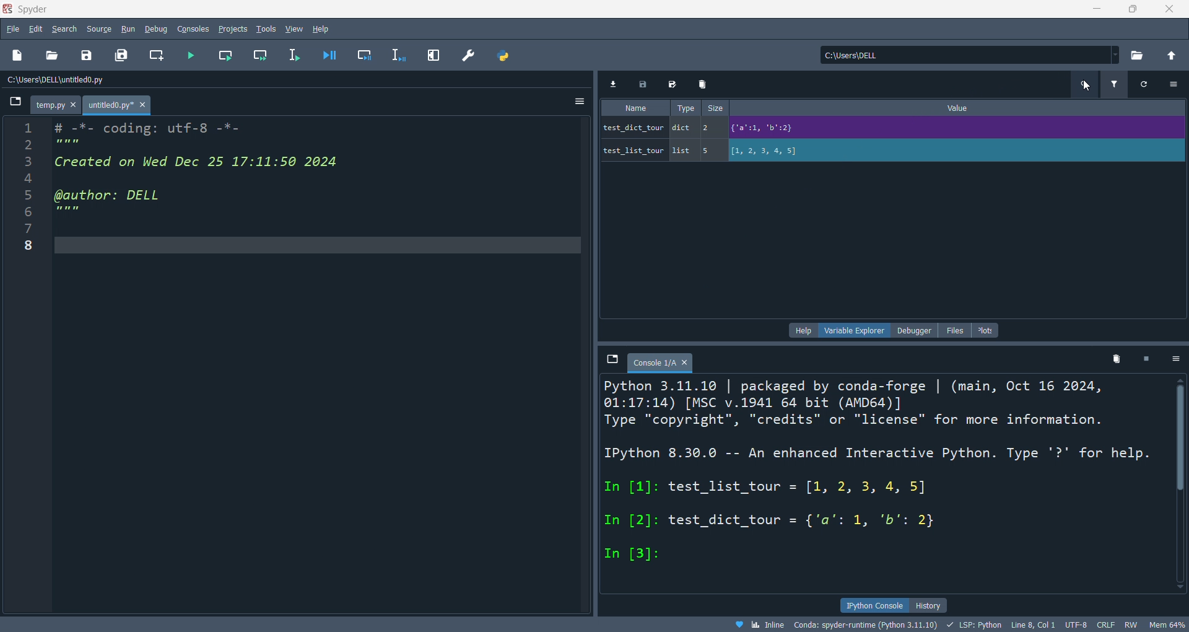  Describe the element at coordinates (98, 28) in the screenshot. I see `source` at that location.